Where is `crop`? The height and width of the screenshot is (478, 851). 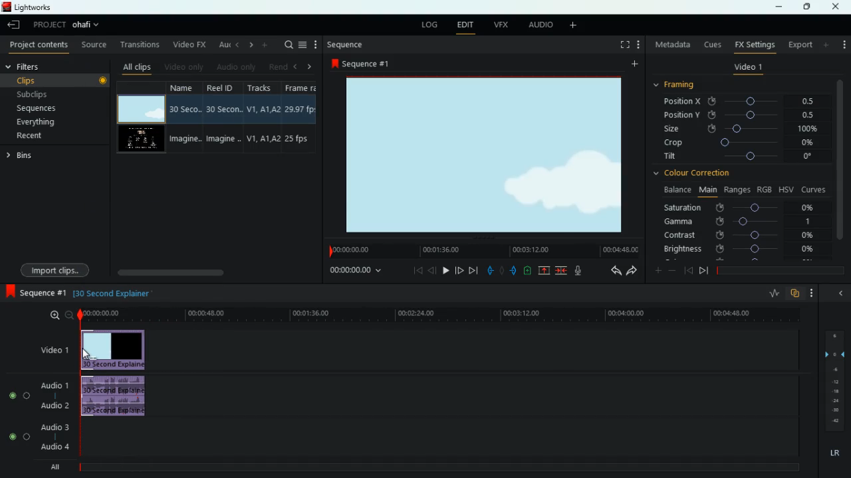
crop is located at coordinates (743, 143).